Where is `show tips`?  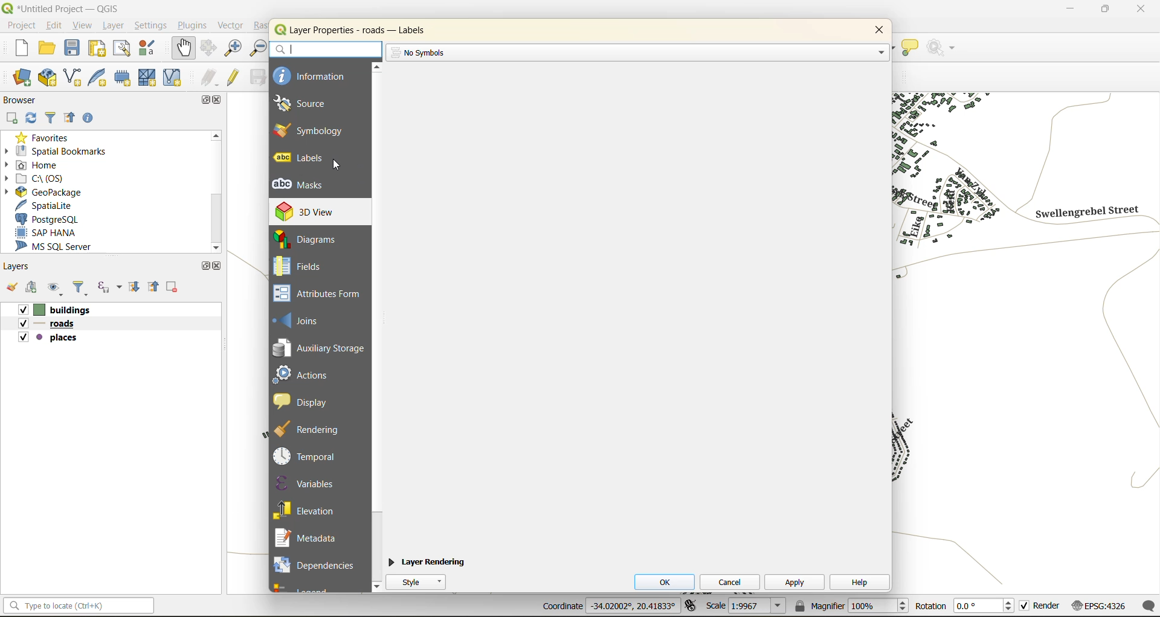 show tips is located at coordinates (910, 48).